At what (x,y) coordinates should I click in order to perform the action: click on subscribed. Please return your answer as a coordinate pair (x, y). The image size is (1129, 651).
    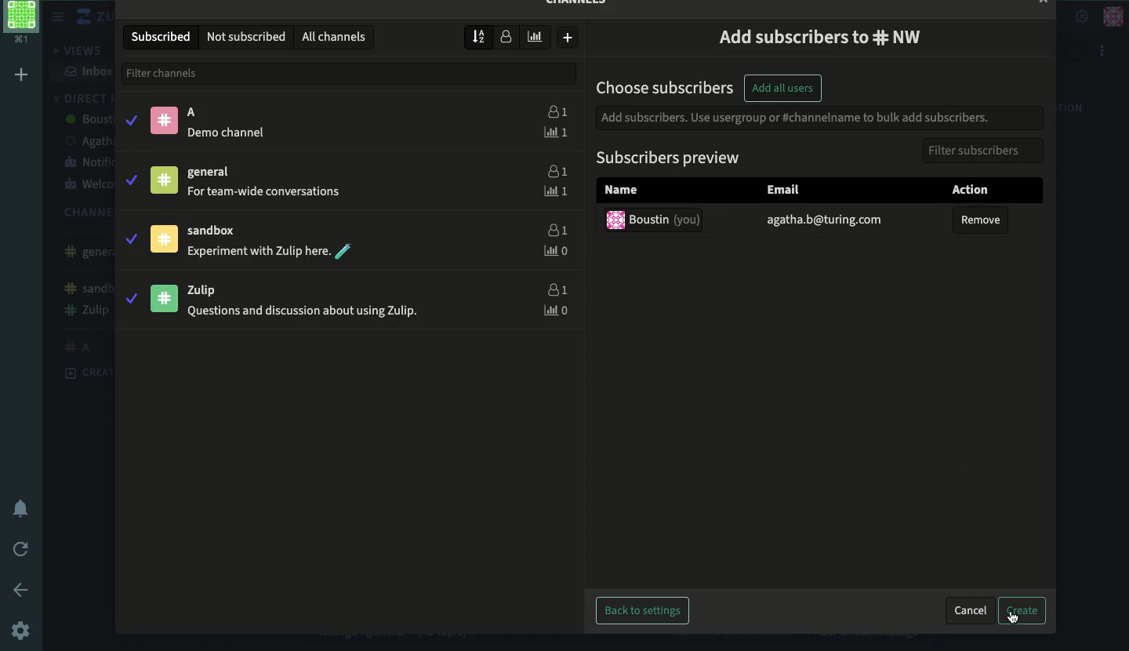
    Looking at the image, I should click on (162, 36).